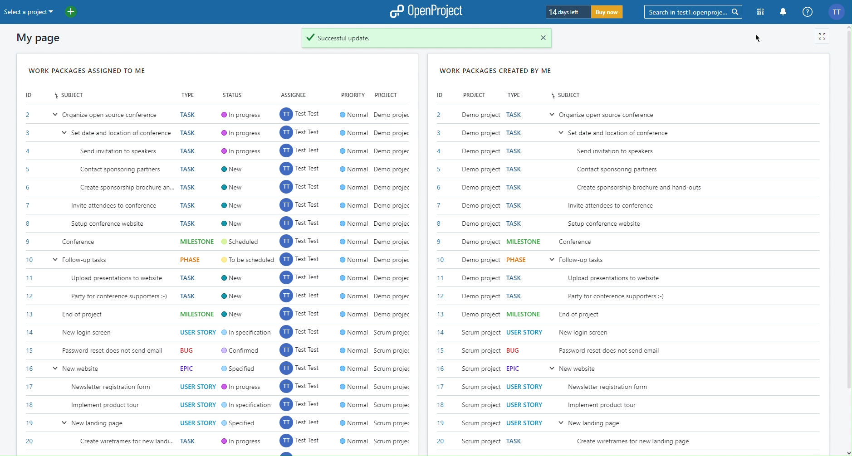 The height and width of the screenshot is (456, 852). Describe the element at coordinates (42, 39) in the screenshot. I see `My page` at that location.